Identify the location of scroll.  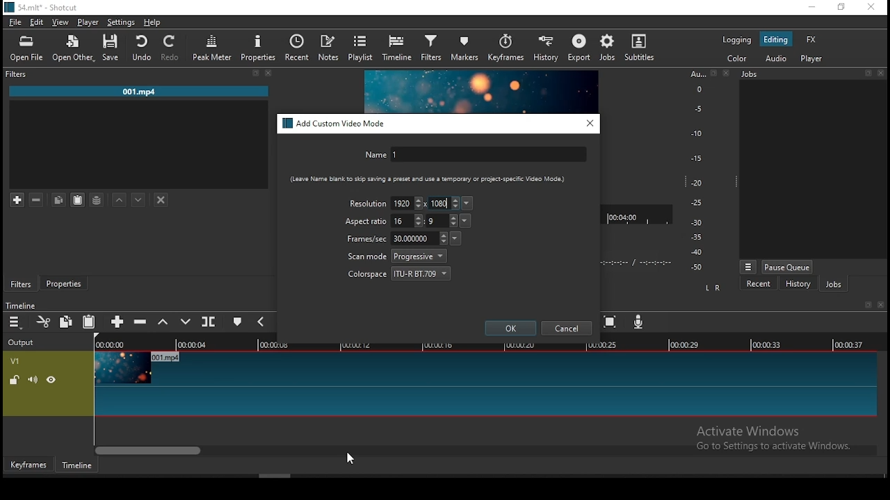
(275, 476).